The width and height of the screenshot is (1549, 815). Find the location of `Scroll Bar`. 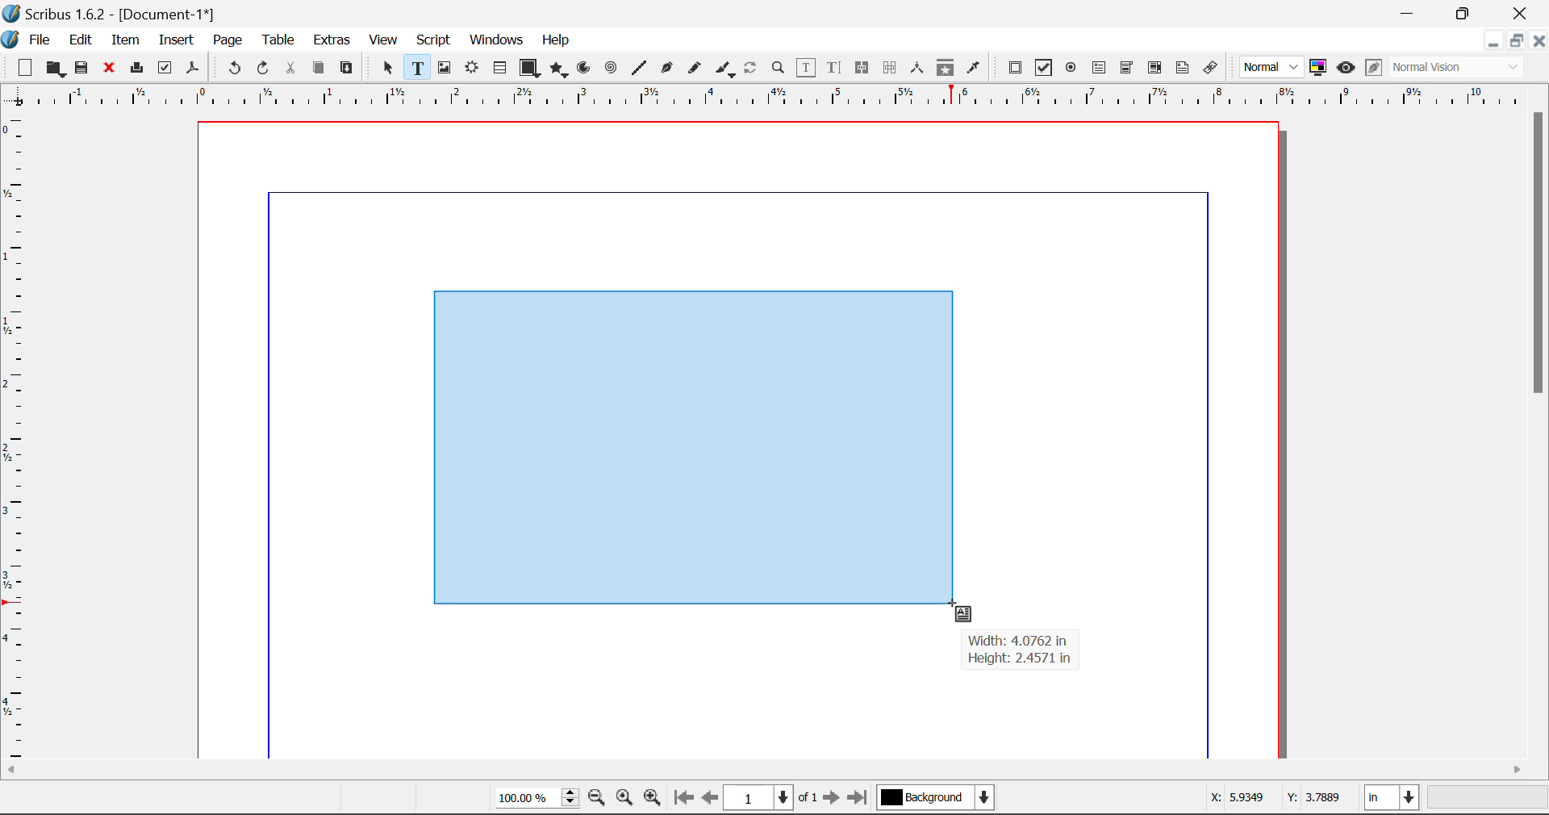

Scroll Bar is located at coordinates (775, 771).